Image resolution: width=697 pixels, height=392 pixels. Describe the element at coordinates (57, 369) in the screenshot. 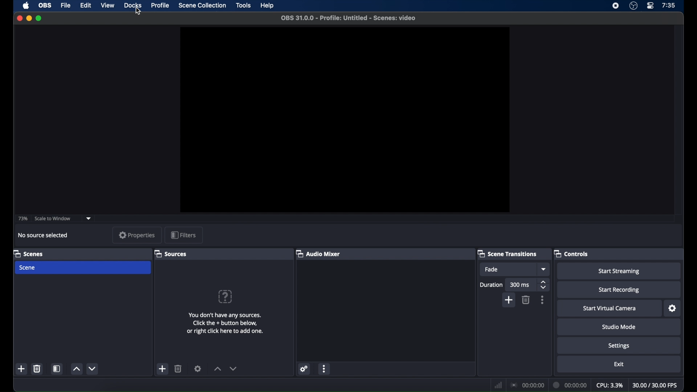

I see `scene filters` at that location.